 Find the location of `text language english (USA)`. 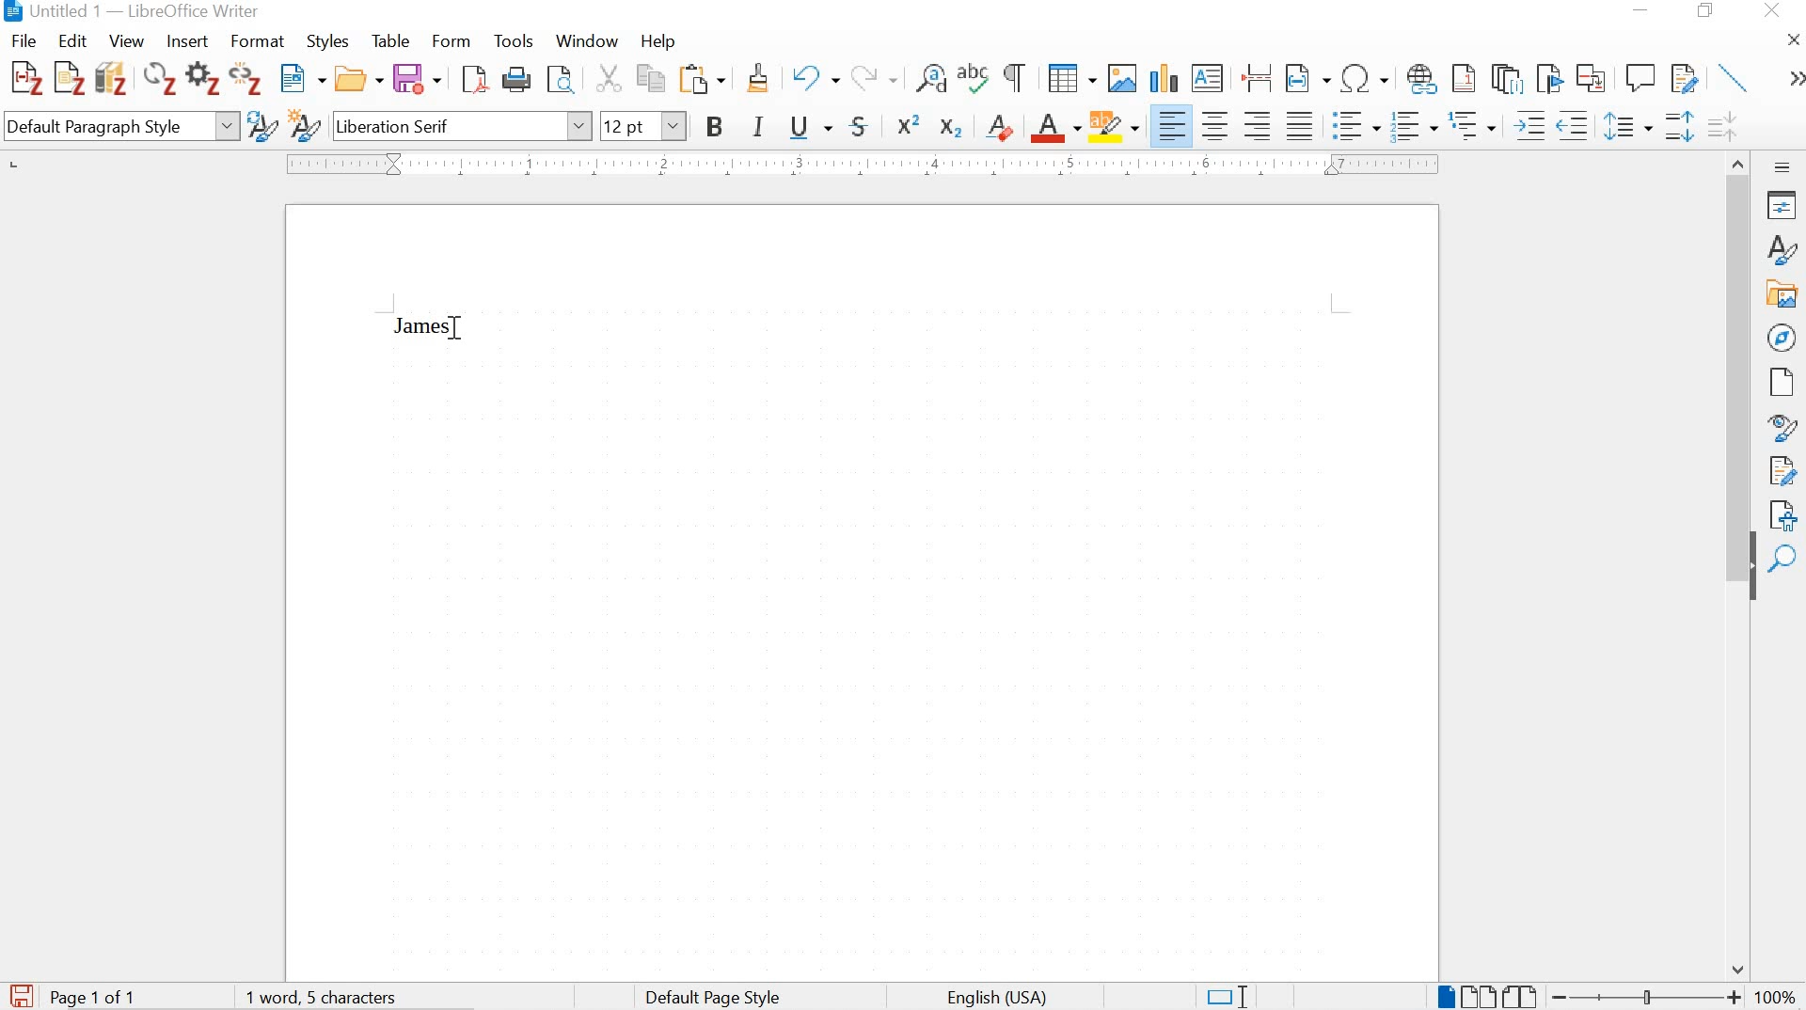

text language english (USA) is located at coordinates (994, 998).